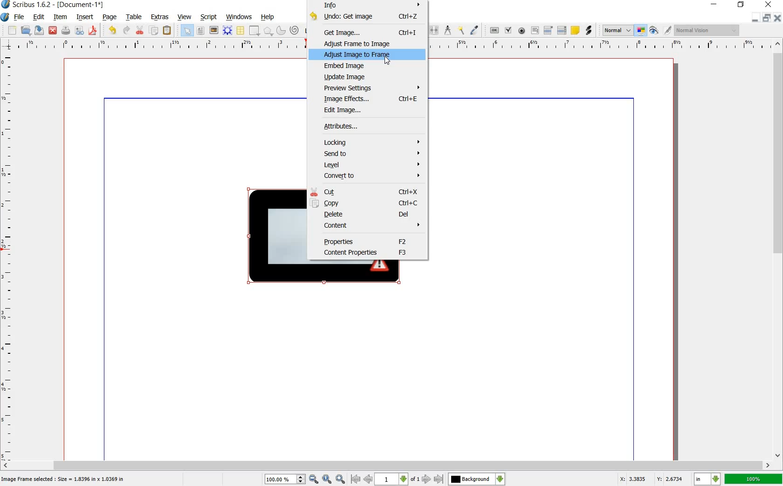  What do you see at coordinates (53, 30) in the screenshot?
I see `close` at bounding box center [53, 30].